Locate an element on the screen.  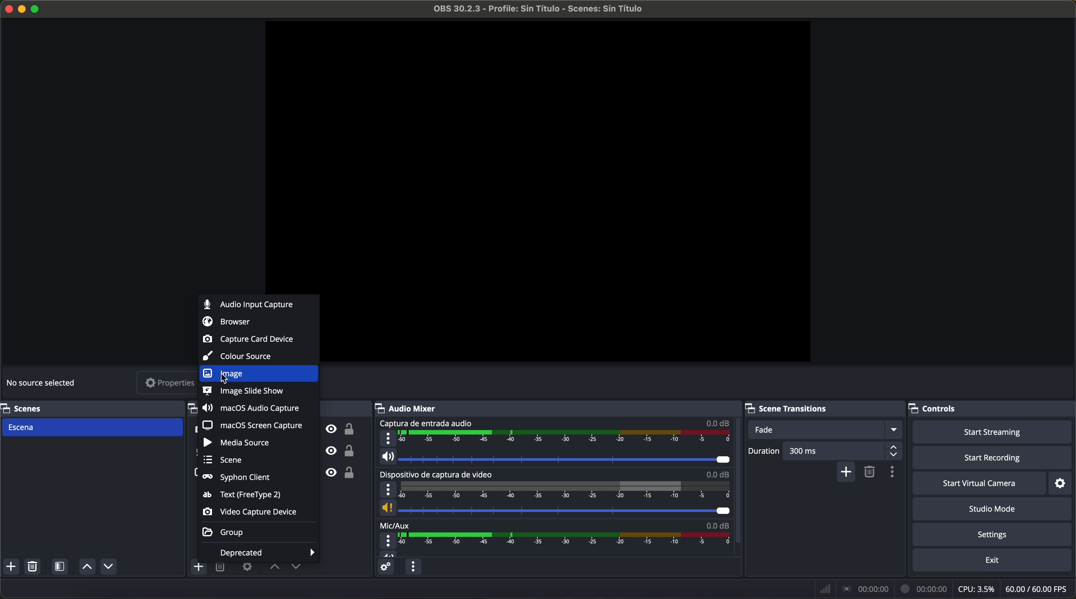
0.0 dB is located at coordinates (718, 474).